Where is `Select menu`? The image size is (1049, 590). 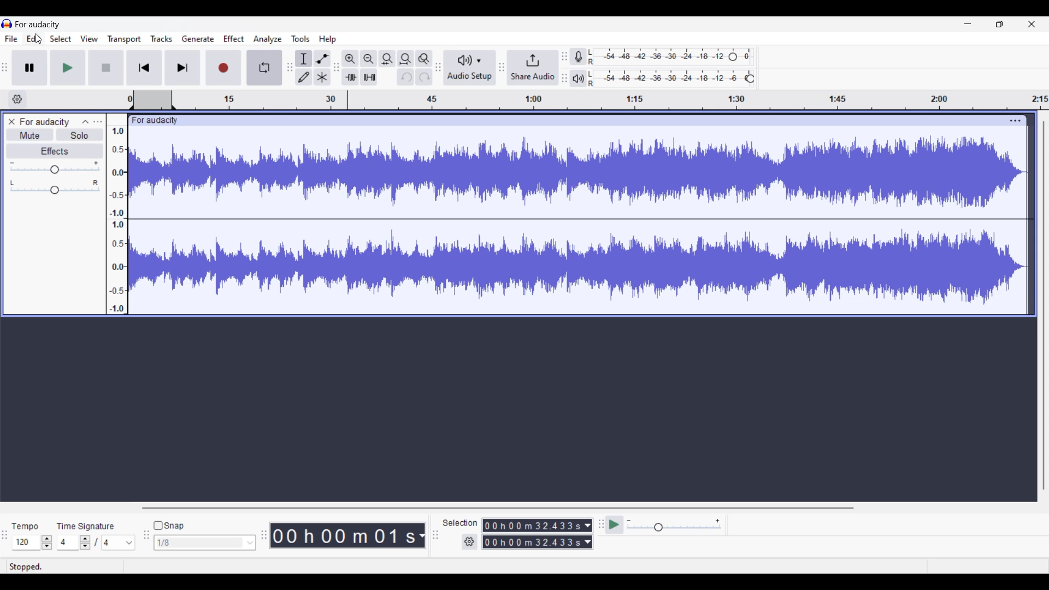 Select menu is located at coordinates (61, 39).